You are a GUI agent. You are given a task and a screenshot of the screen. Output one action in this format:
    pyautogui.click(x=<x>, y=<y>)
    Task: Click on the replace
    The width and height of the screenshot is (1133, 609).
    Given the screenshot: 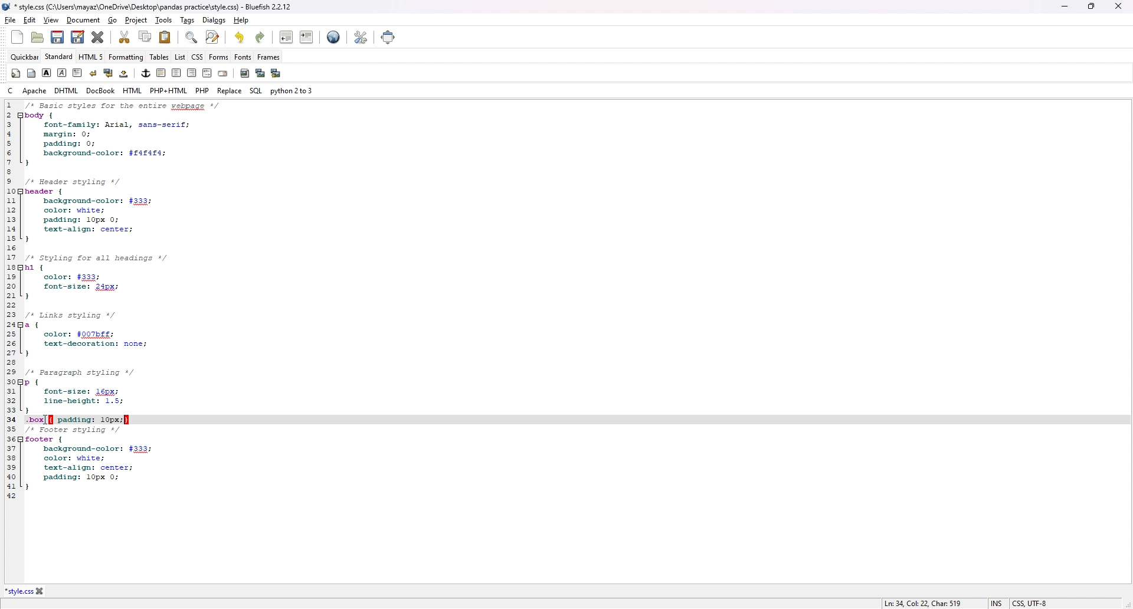 What is the action you would take?
    pyautogui.click(x=230, y=91)
    